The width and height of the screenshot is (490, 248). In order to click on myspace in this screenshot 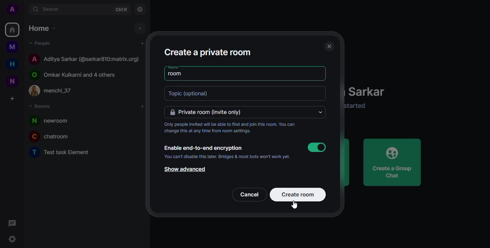, I will do `click(13, 47)`.